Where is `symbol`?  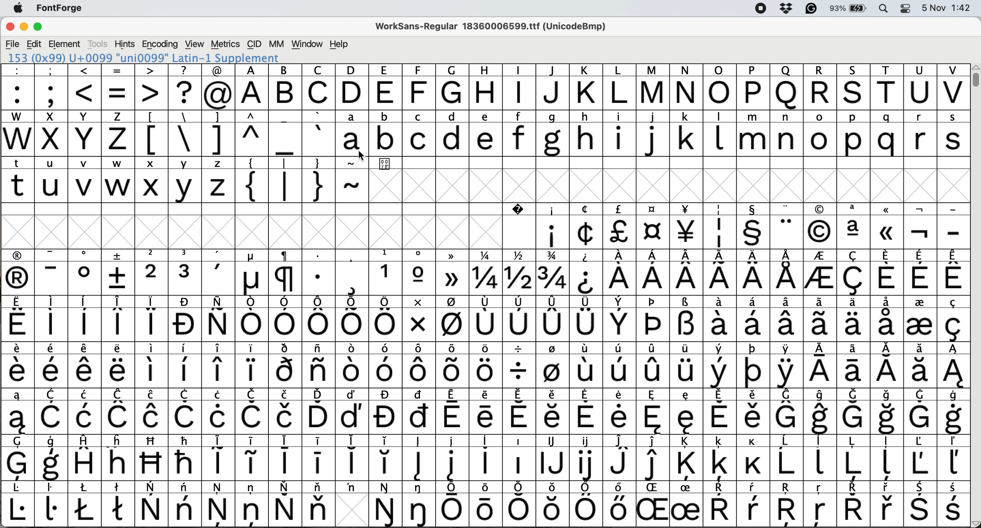 symbol is located at coordinates (887, 272).